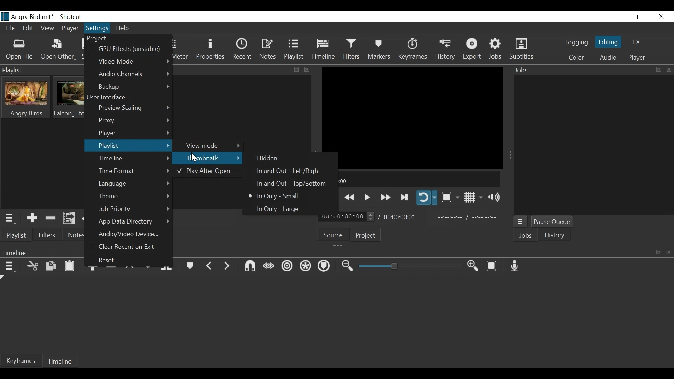 This screenshot has width=674, height=379. Describe the element at coordinates (325, 266) in the screenshot. I see `Ripple markers` at that location.